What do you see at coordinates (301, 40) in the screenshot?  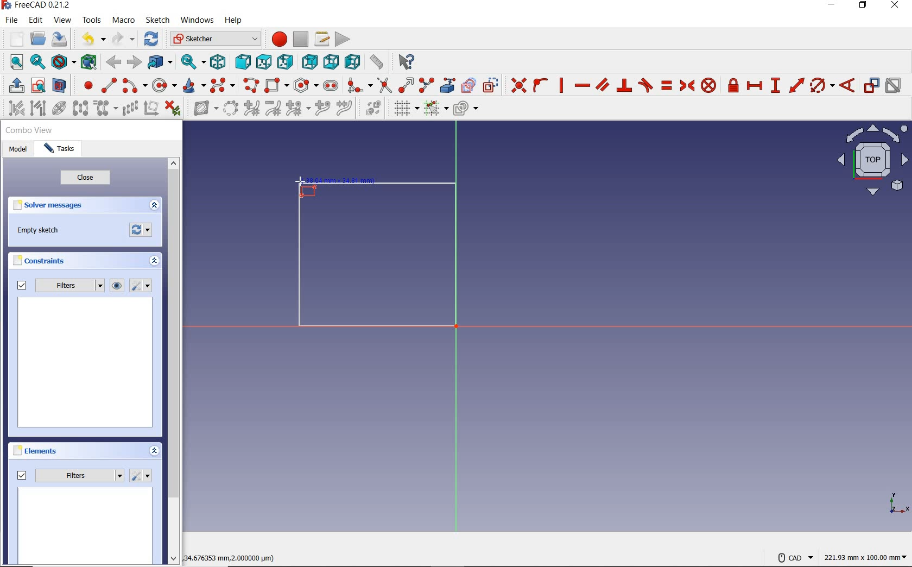 I see `stop macro recording` at bounding box center [301, 40].